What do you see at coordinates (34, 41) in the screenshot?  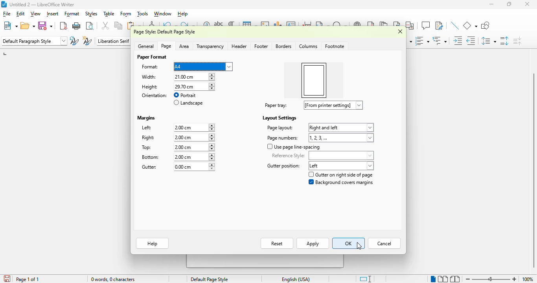 I see `set paragraph style` at bounding box center [34, 41].